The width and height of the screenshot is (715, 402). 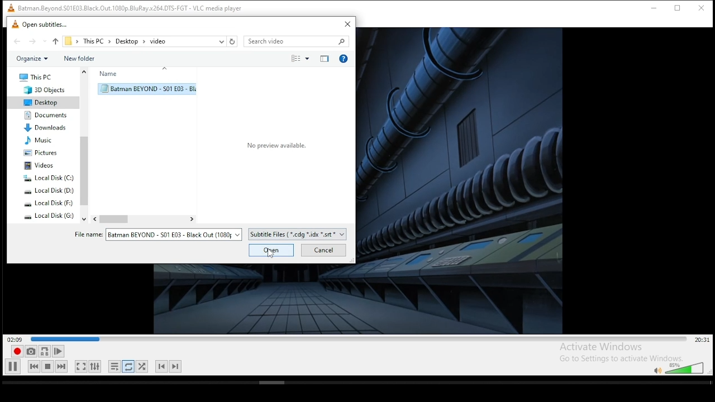 What do you see at coordinates (657, 370) in the screenshot?
I see `mute/unmute` at bounding box center [657, 370].